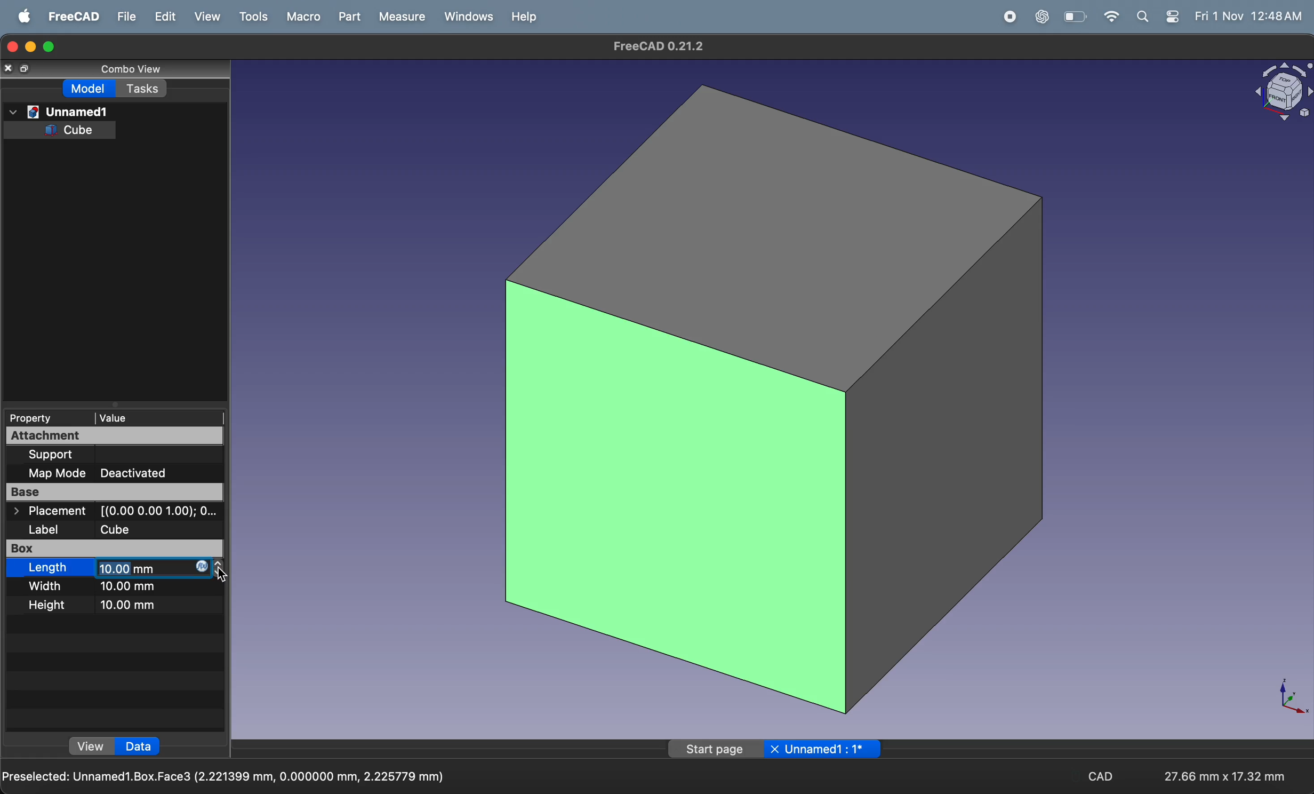 The image size is (1314, 794). What do you see at coordinates (465, 16) in the screenshot?
I see `windows` at bounding box center [465, 16].